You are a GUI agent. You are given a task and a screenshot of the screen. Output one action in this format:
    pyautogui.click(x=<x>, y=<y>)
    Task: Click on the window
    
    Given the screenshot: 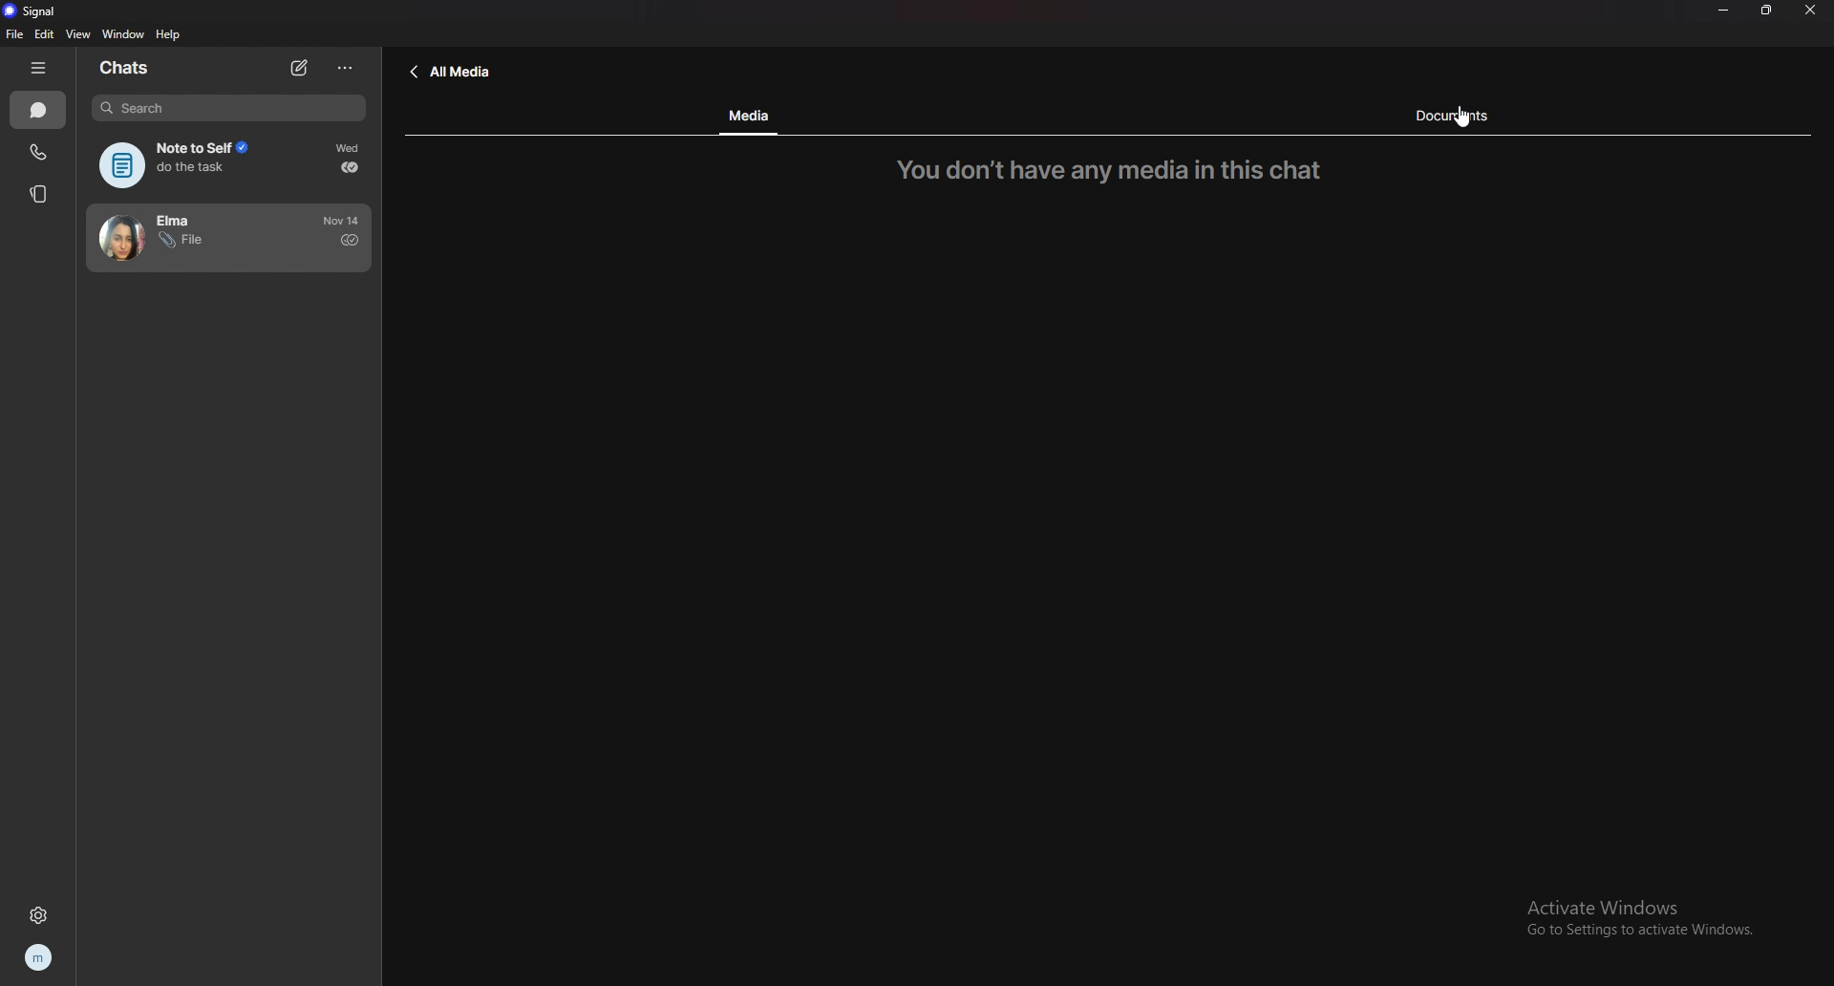 What is the action you would take?
    pyautogui.click(x=122, y=33)
    